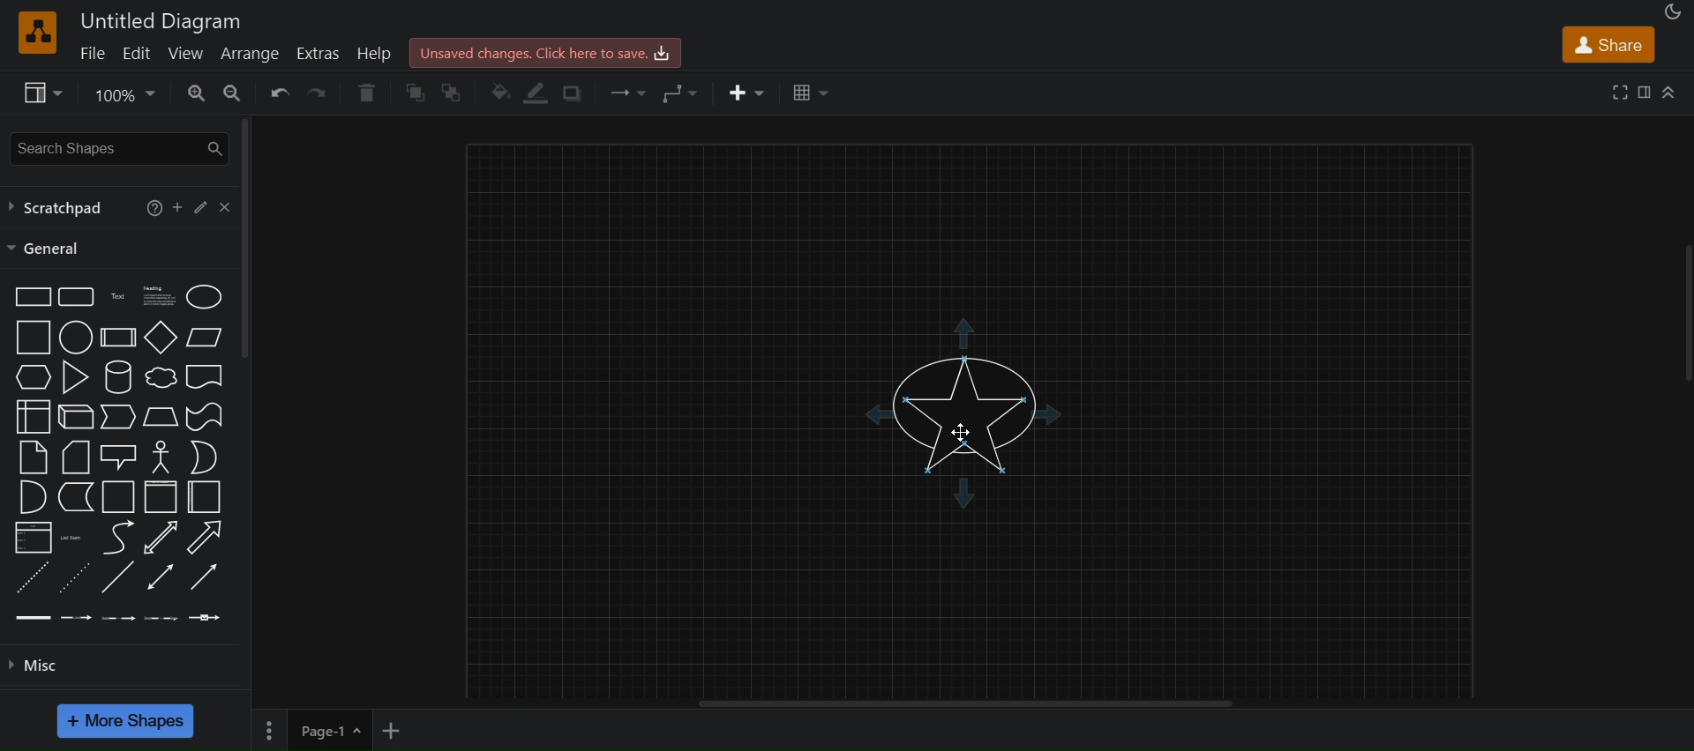  I want to click on add, so click(178, 206).